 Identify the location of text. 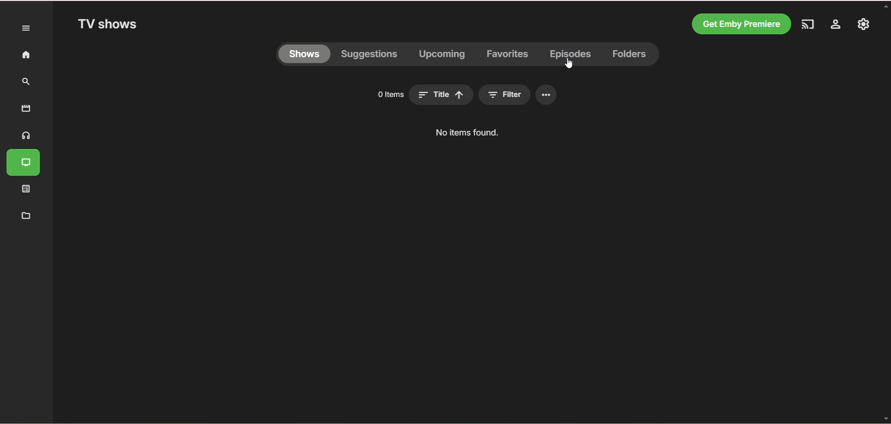
(465, 132).